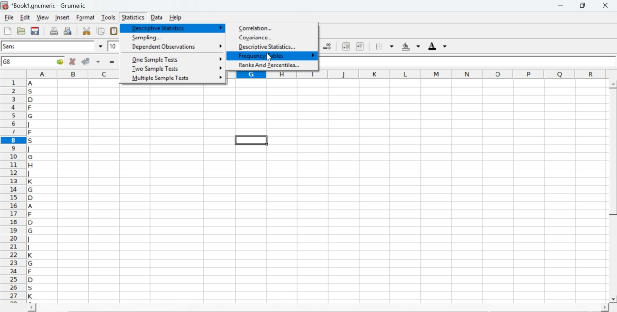  Describe the element at coordinates (158, 17) in the screenshot. I see `data` at that location.